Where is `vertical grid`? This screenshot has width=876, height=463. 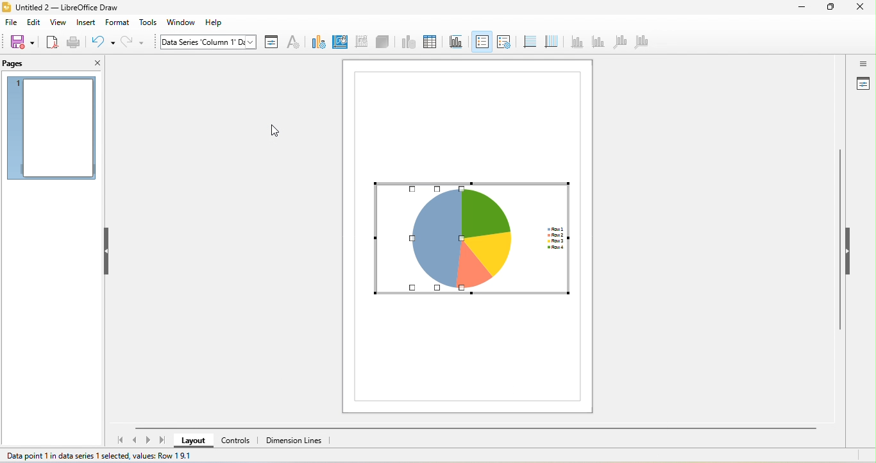 vertical grid is located at coordinates (550, 40).